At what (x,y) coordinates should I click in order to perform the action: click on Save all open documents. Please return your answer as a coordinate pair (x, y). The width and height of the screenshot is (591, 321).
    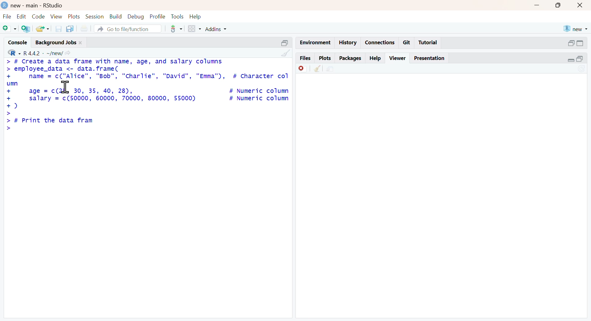
    Looking at the image, I should click on (72, 28).